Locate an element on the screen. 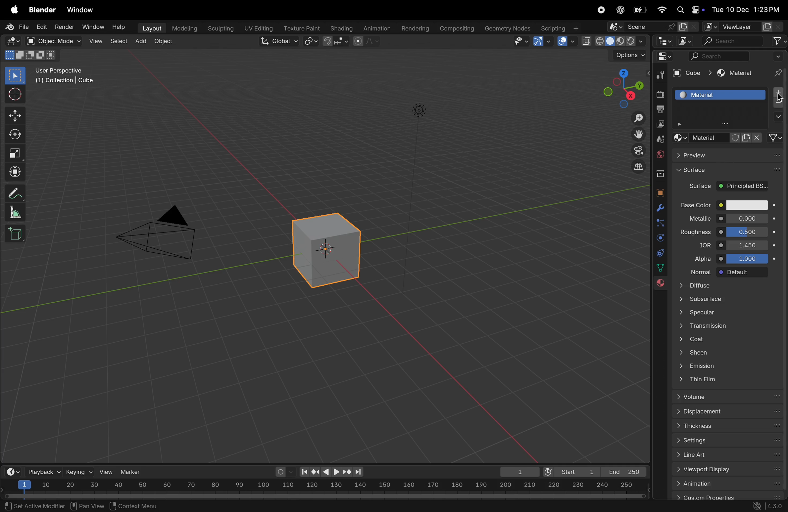 The image size is (788, 512). orthographic view is located at coordinates (639, 166).